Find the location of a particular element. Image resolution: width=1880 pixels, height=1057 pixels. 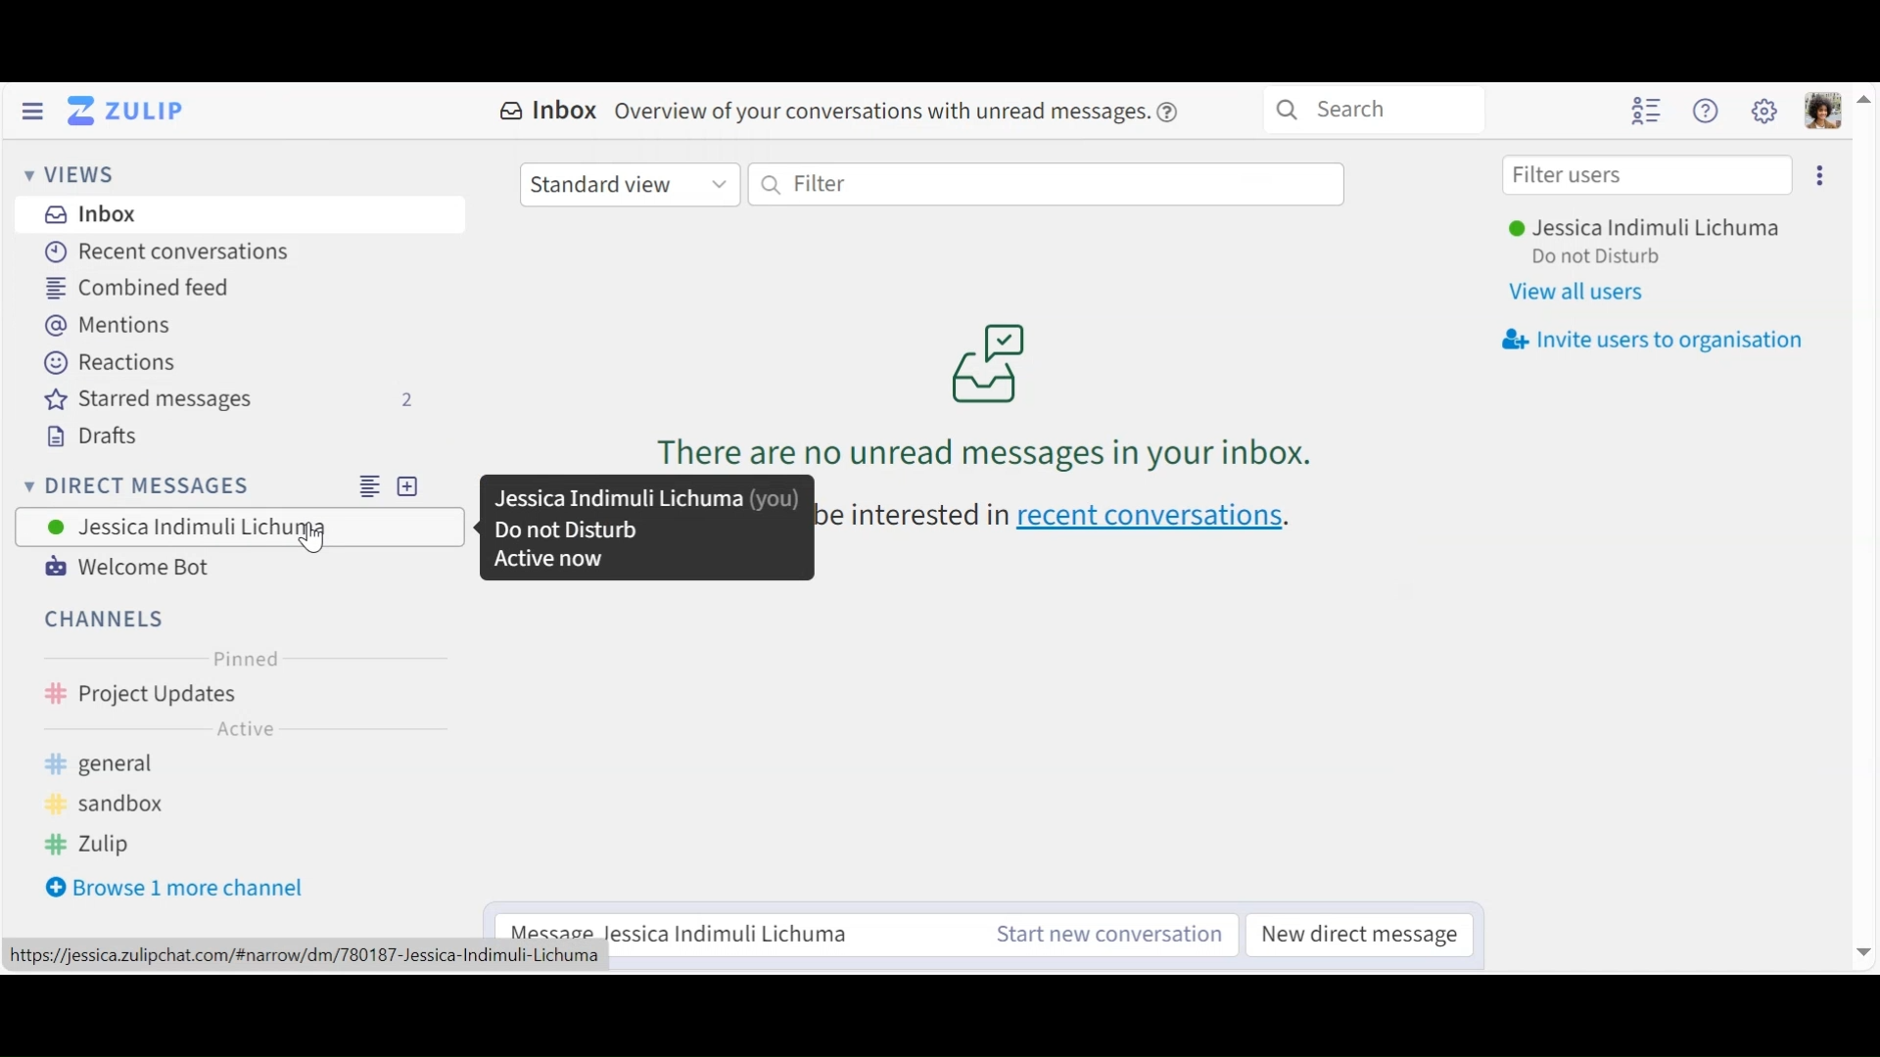

Hide Left Sidebar is located at coordinates (31, 111).